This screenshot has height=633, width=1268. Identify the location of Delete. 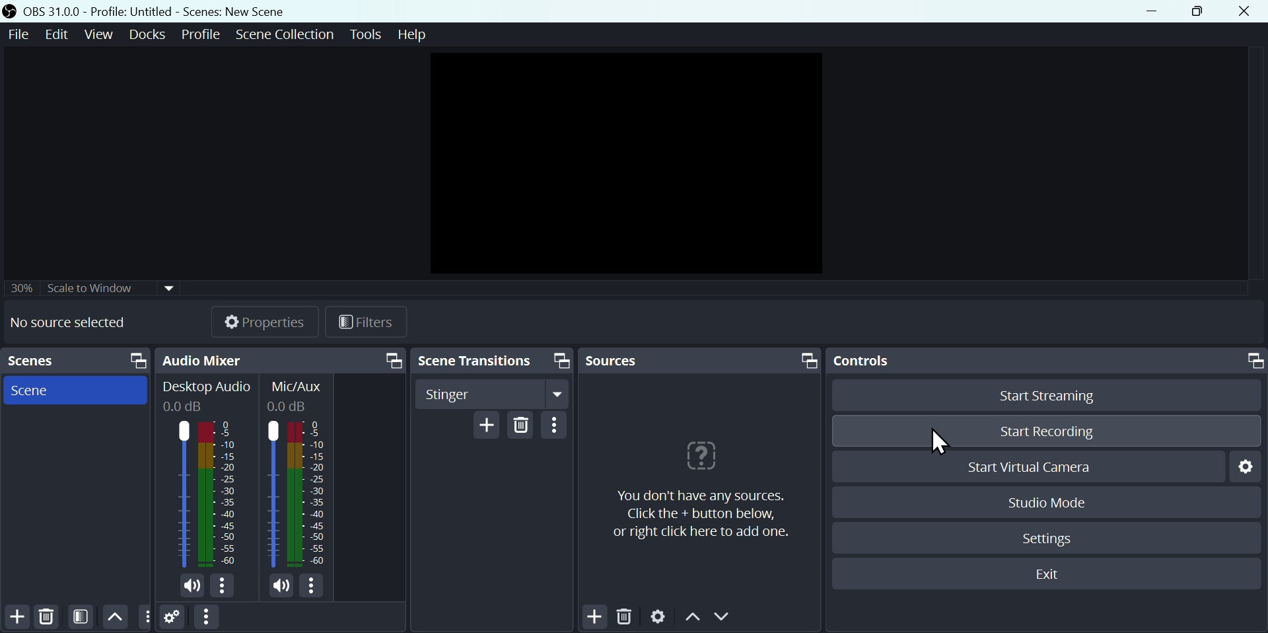
(50, 616).